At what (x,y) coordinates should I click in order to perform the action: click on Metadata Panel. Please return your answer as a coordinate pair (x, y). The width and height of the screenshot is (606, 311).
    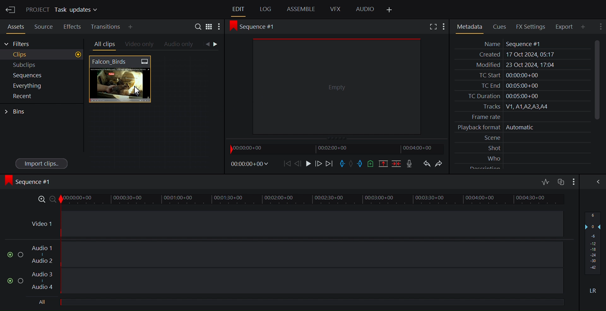
    Looking at the image, I should click on (469, 27).